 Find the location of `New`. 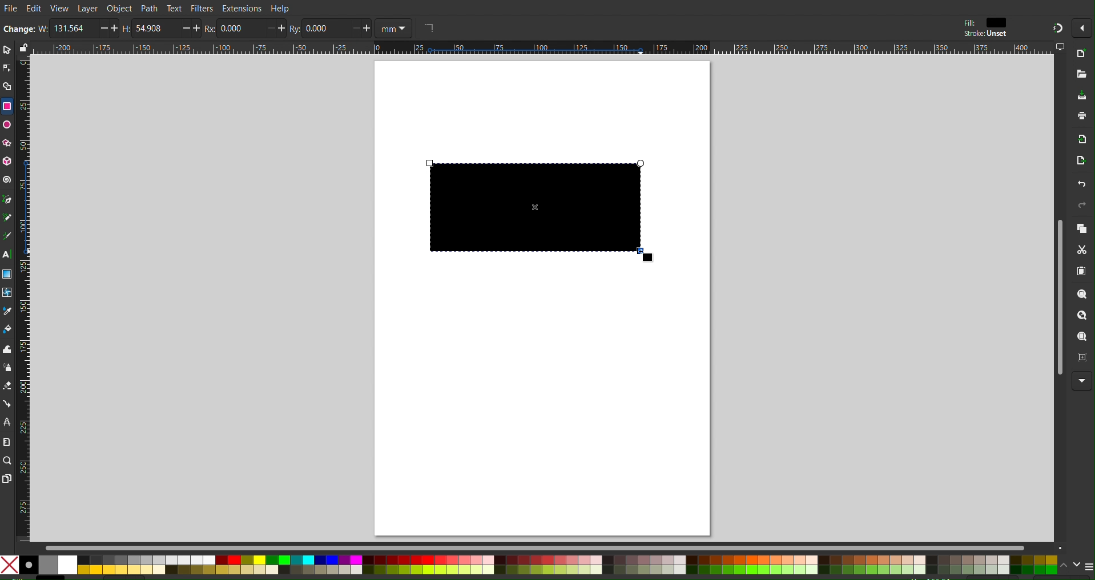

New is located at coordinates (1081, 54).